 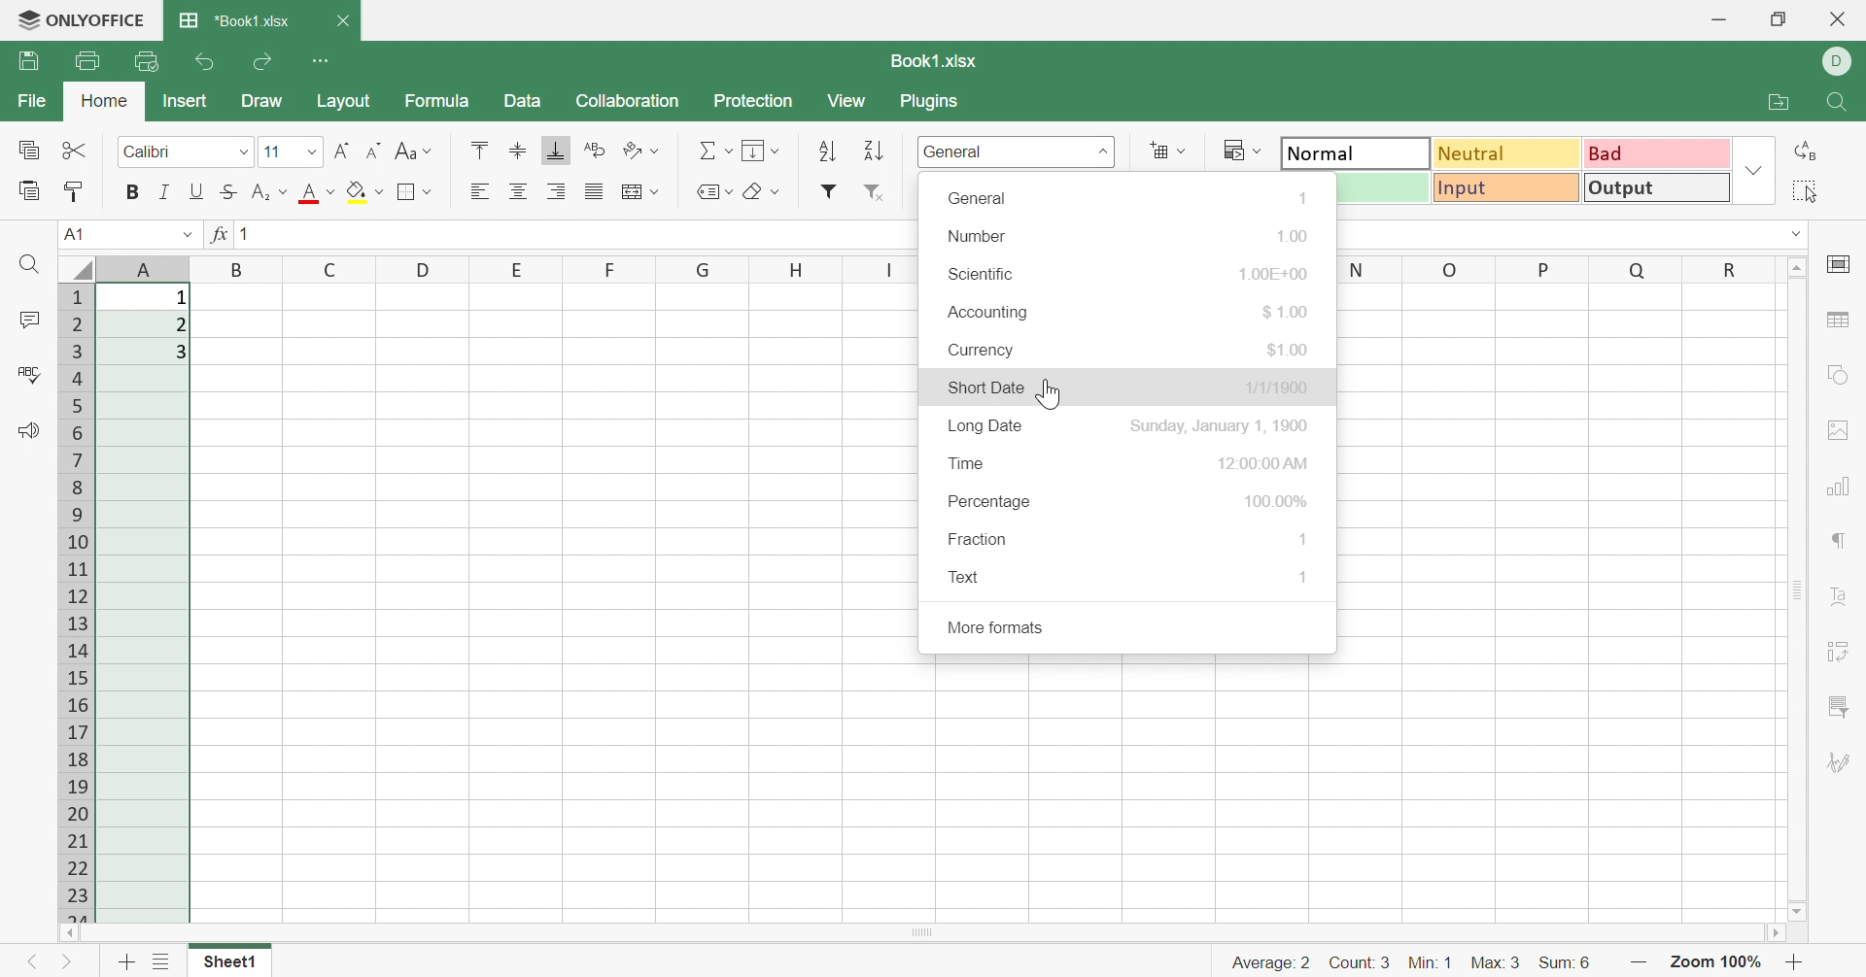 What do you see at coordinates (105, 100) in the screenshot?
I see `Home` at bounding box center [105, 100].